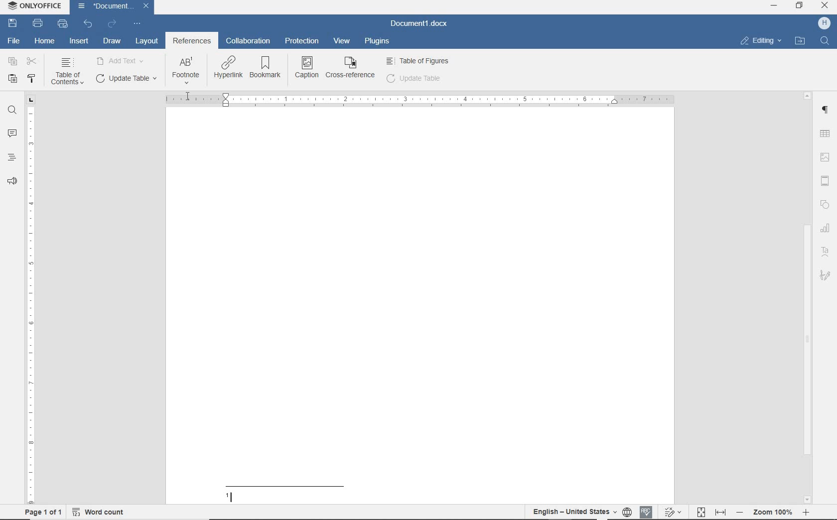 The width and height of the screenshot is (837, 520). Describe the element at coordinates (38, 24) in the screenshot. I see `print` at that location.